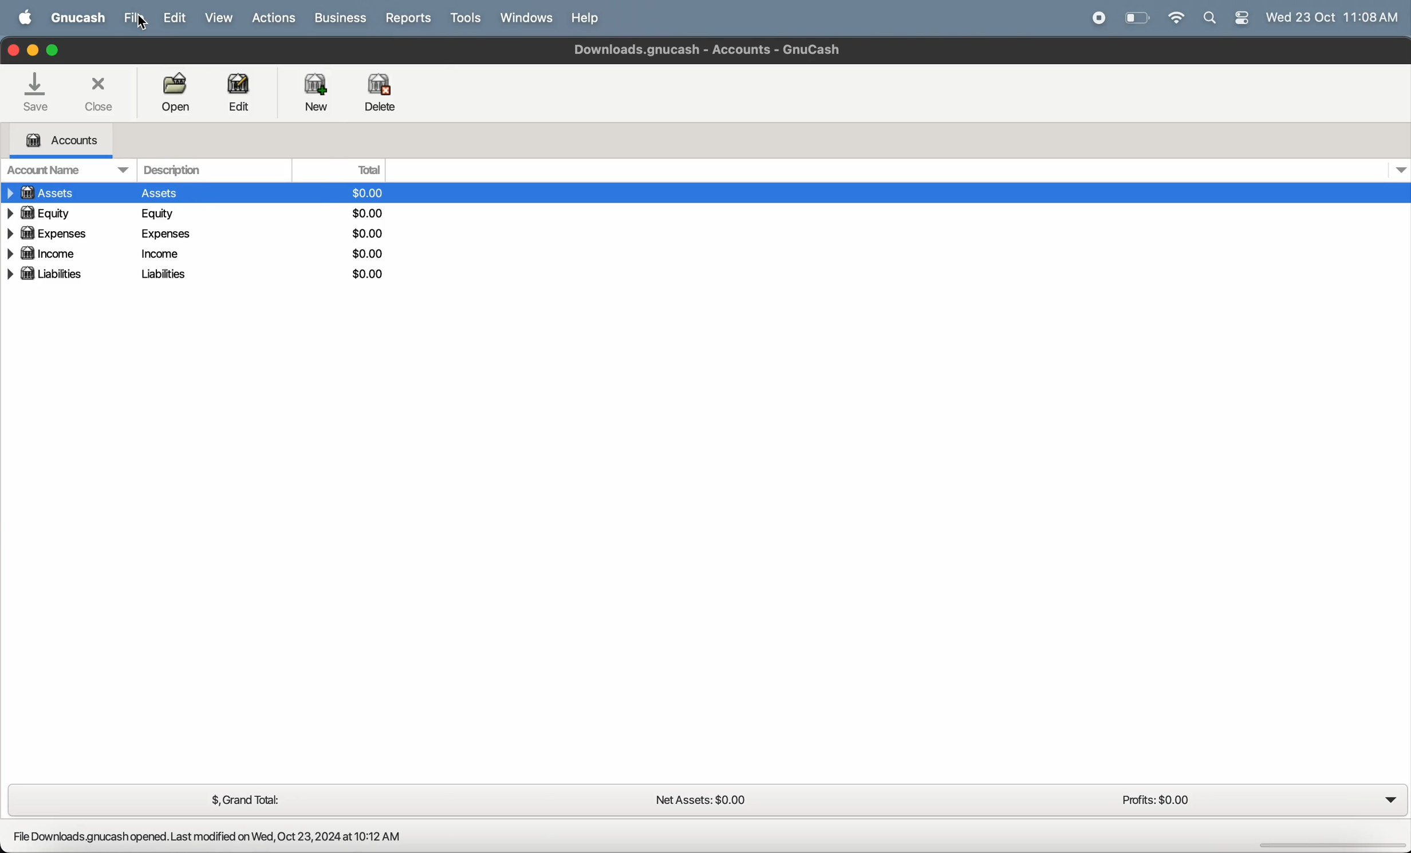 The width and height of the screenshot is (1411, 853). Describe the element at coordinates (172, 18) in the screenshot. I see `edit` at that location.